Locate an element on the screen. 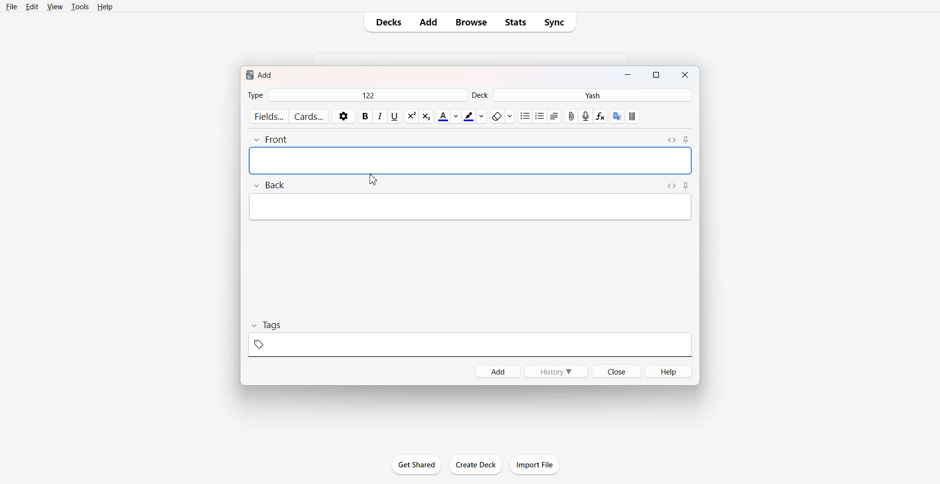  Custom Style Layout is located at coordinates (633, 116).